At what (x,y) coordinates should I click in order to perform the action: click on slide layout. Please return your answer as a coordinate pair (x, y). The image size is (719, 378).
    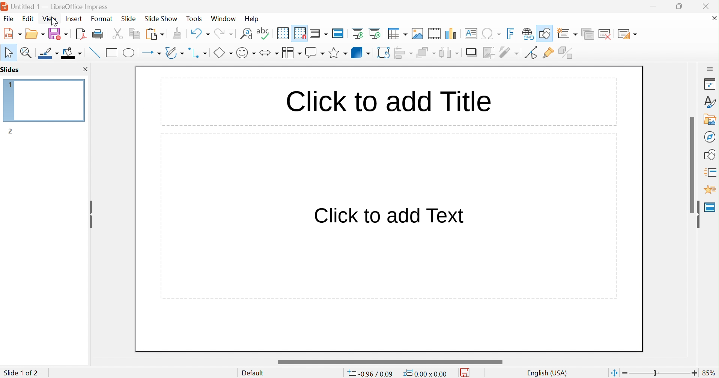
    Looking at the image, I should click on (627, 33).